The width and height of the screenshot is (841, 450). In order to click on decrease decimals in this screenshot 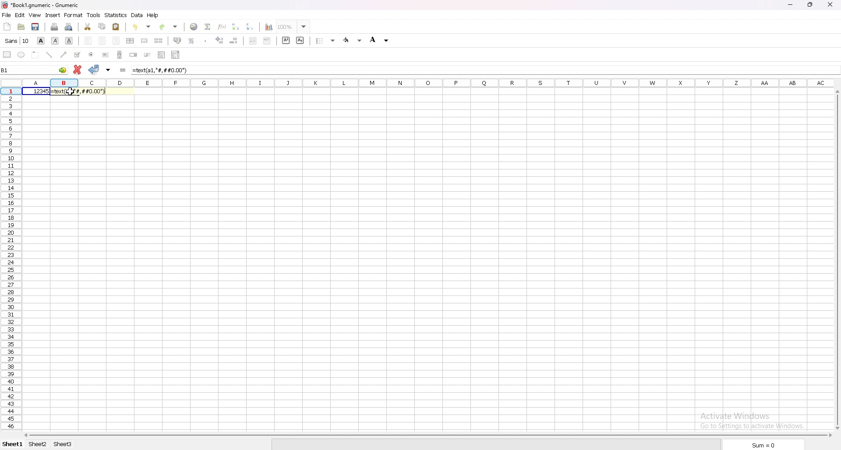, I will do `click(234, 41)`.